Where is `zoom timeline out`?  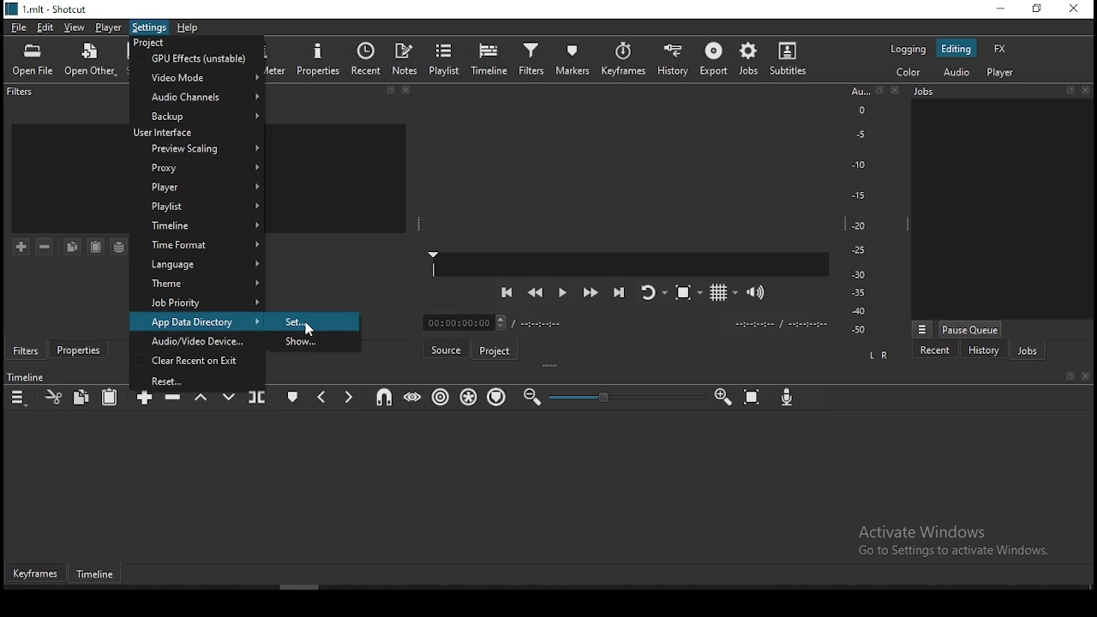 zoom timeline out is located at coordinates (532, 396).